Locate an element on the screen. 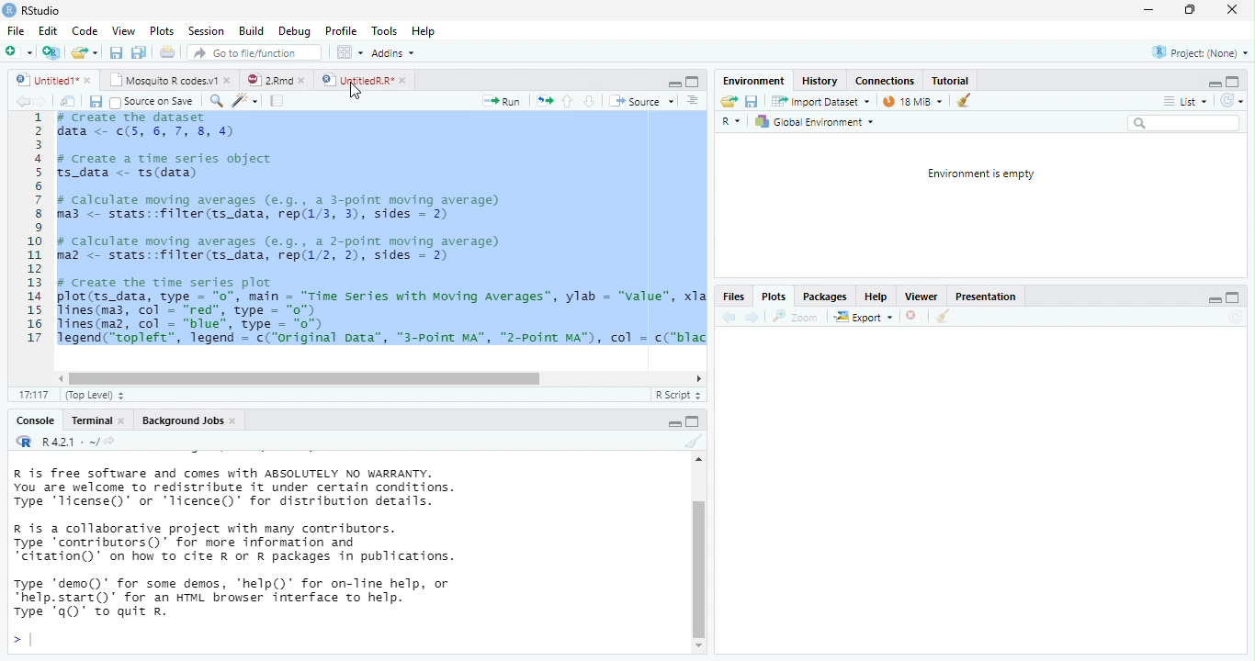  Tutorial is located at coordinates (951, 80).